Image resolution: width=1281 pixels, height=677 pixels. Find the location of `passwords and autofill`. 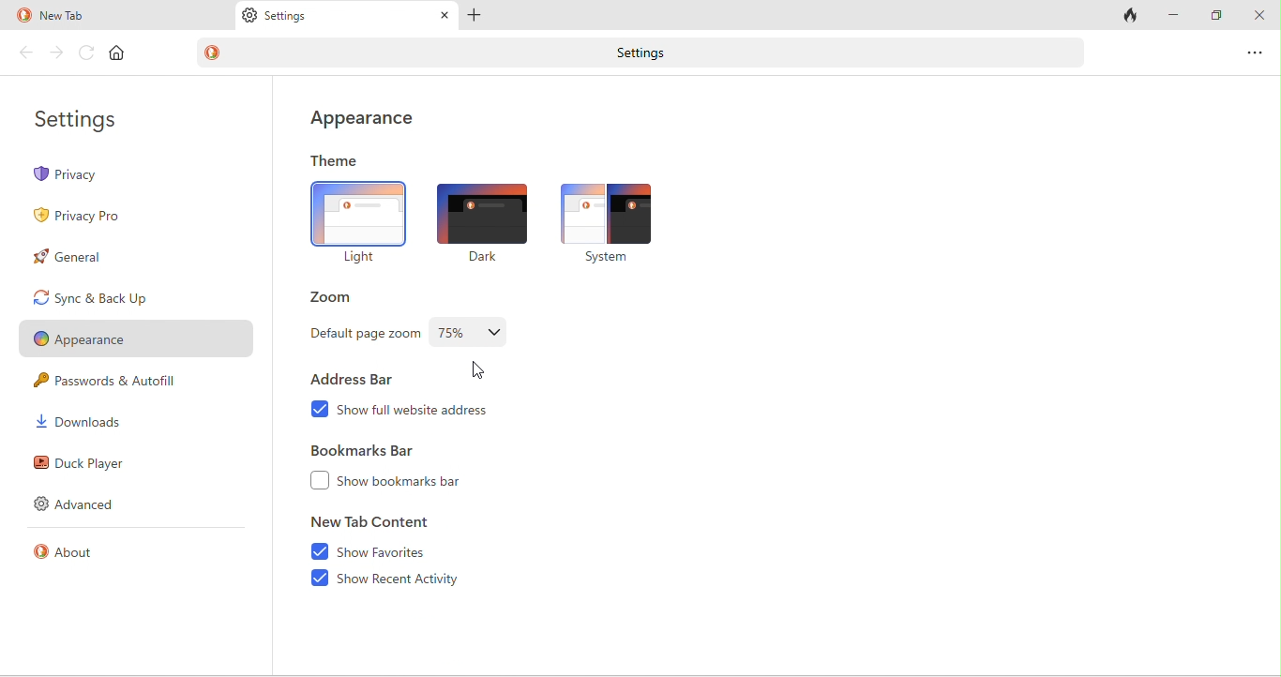

passwords and autofill is located at coordinates (120, 384).